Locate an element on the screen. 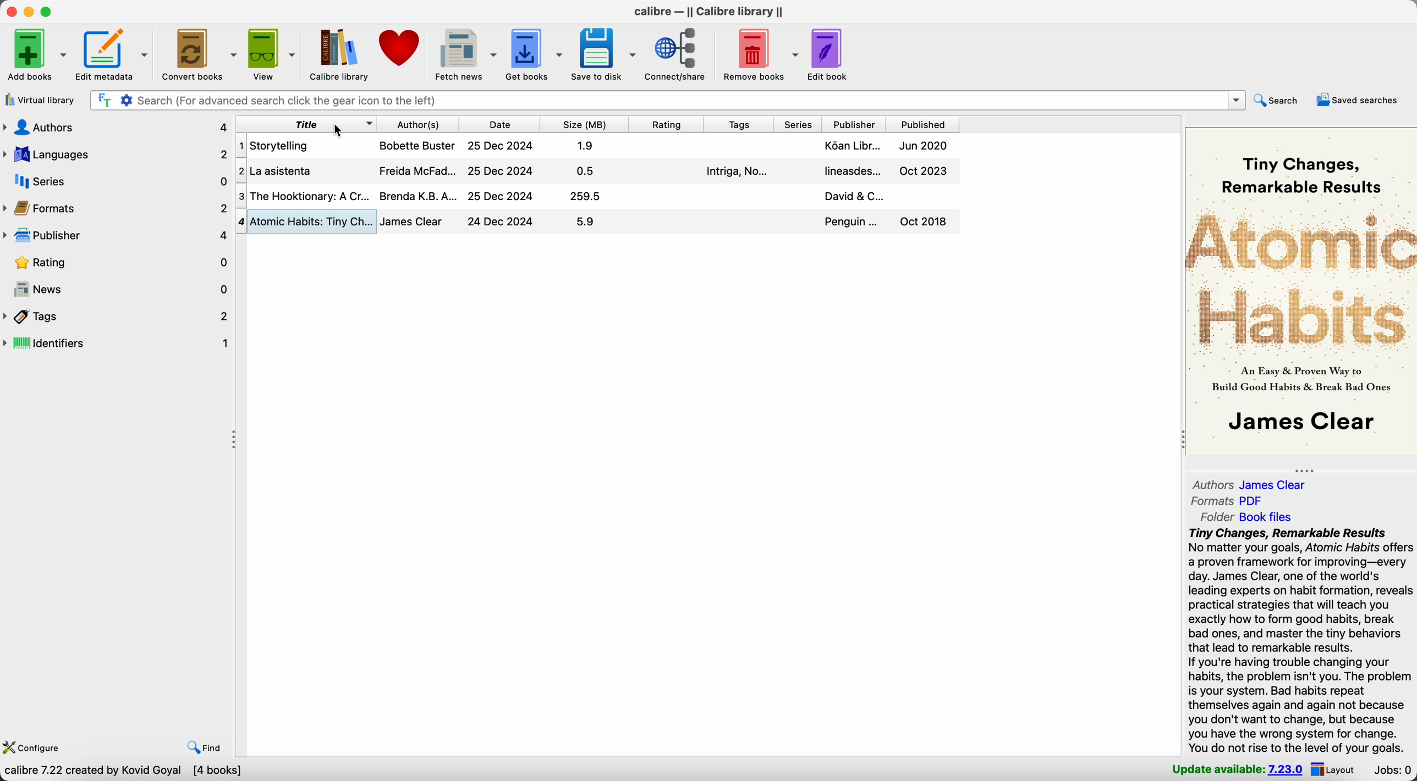 This screenshot has width=1417, height=781. 1.9 is located at coordinates (586, 146).